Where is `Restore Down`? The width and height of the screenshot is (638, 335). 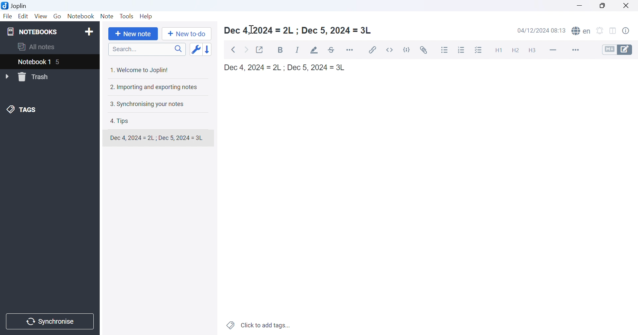
Restore Down is located at coordinates (605, 5).